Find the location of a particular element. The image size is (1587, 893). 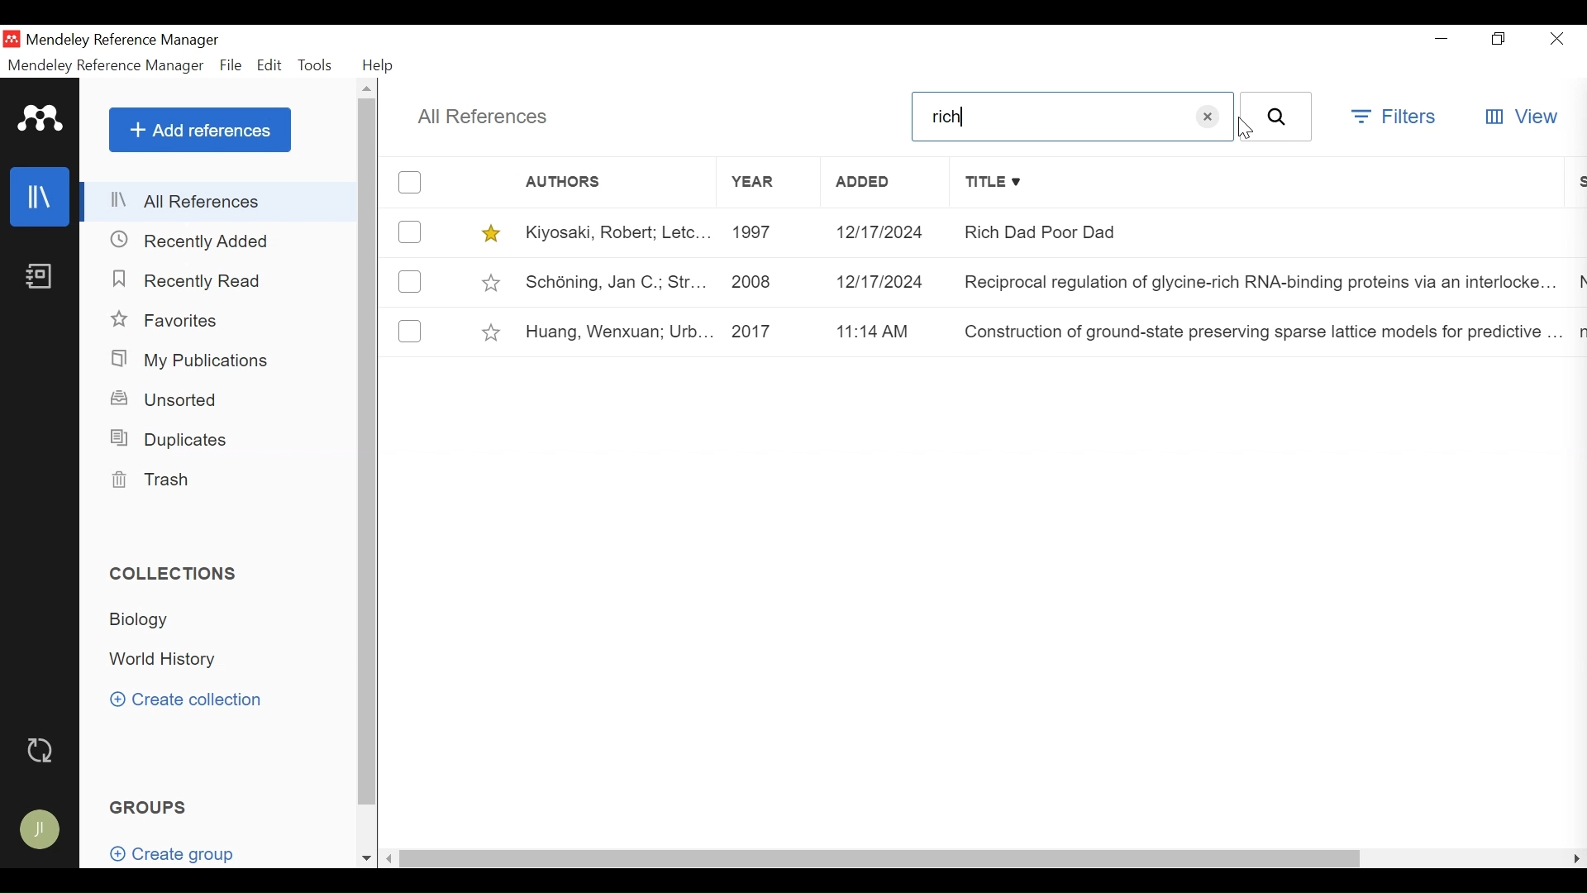

Groups is located at coordinates (150, 806).